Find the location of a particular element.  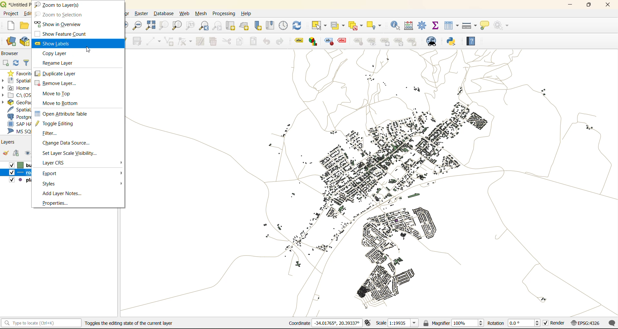

move to bottom is located at coordinates (60, 103).